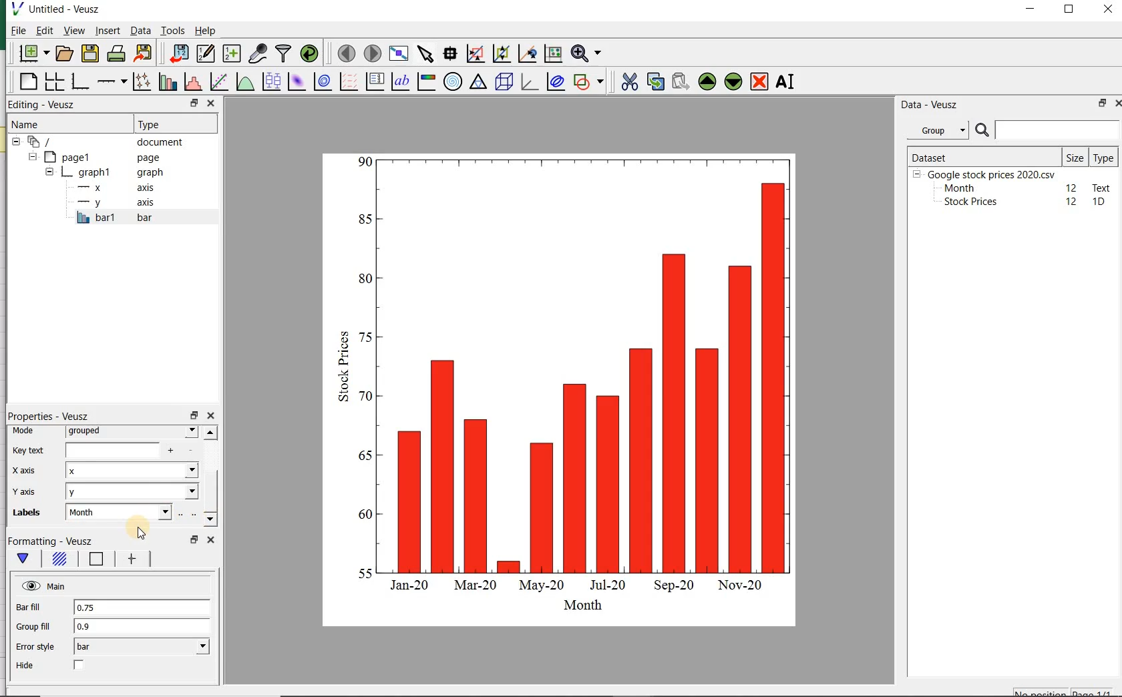 The height and width of the screenshot is (697, 1122). What do you see at coordinates (102, 174) in the screenshot?
I see `graph1` at bounding box center [102, 174].